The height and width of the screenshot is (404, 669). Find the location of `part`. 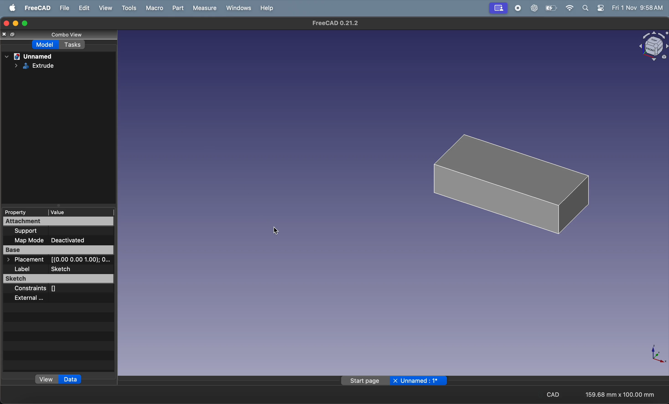

part is located at coordinates (176, 9).